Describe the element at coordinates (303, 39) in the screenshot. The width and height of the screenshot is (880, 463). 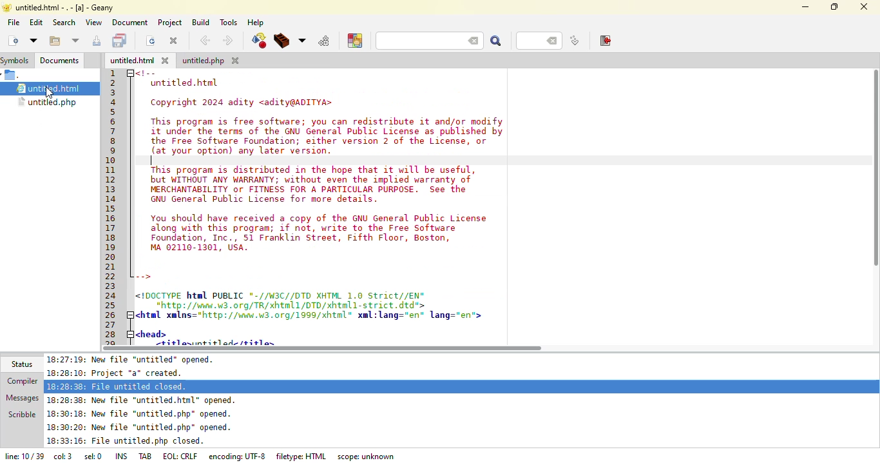
I see `choose more` at that location.